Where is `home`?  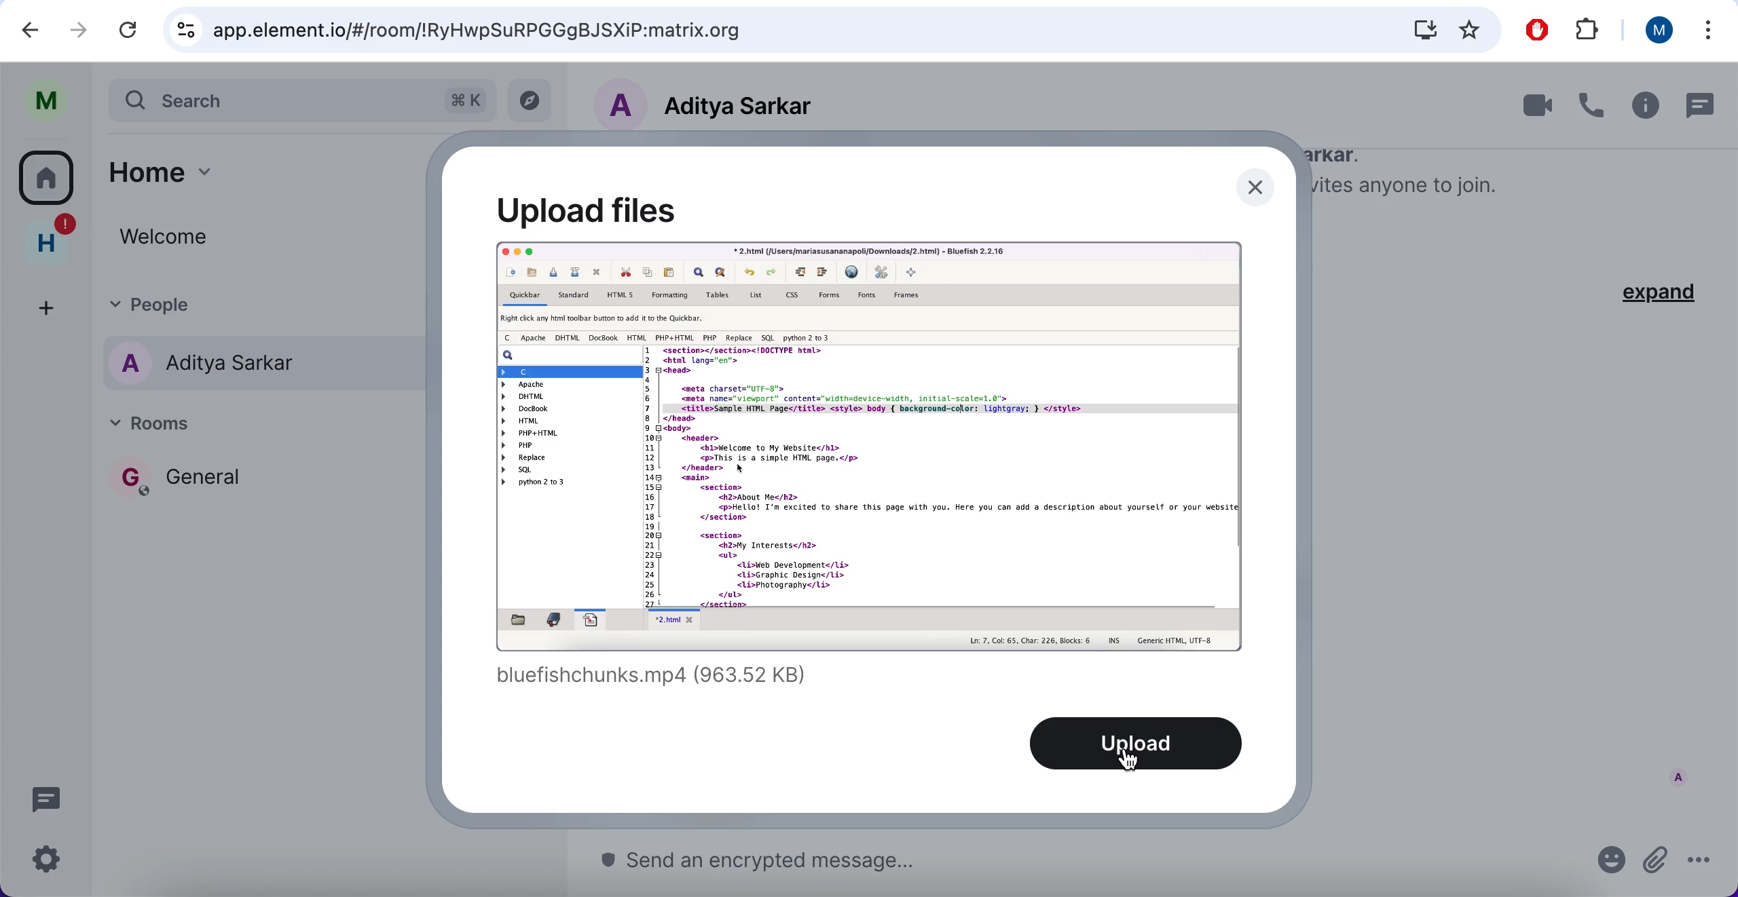 home is located at coordinates (264, 168).